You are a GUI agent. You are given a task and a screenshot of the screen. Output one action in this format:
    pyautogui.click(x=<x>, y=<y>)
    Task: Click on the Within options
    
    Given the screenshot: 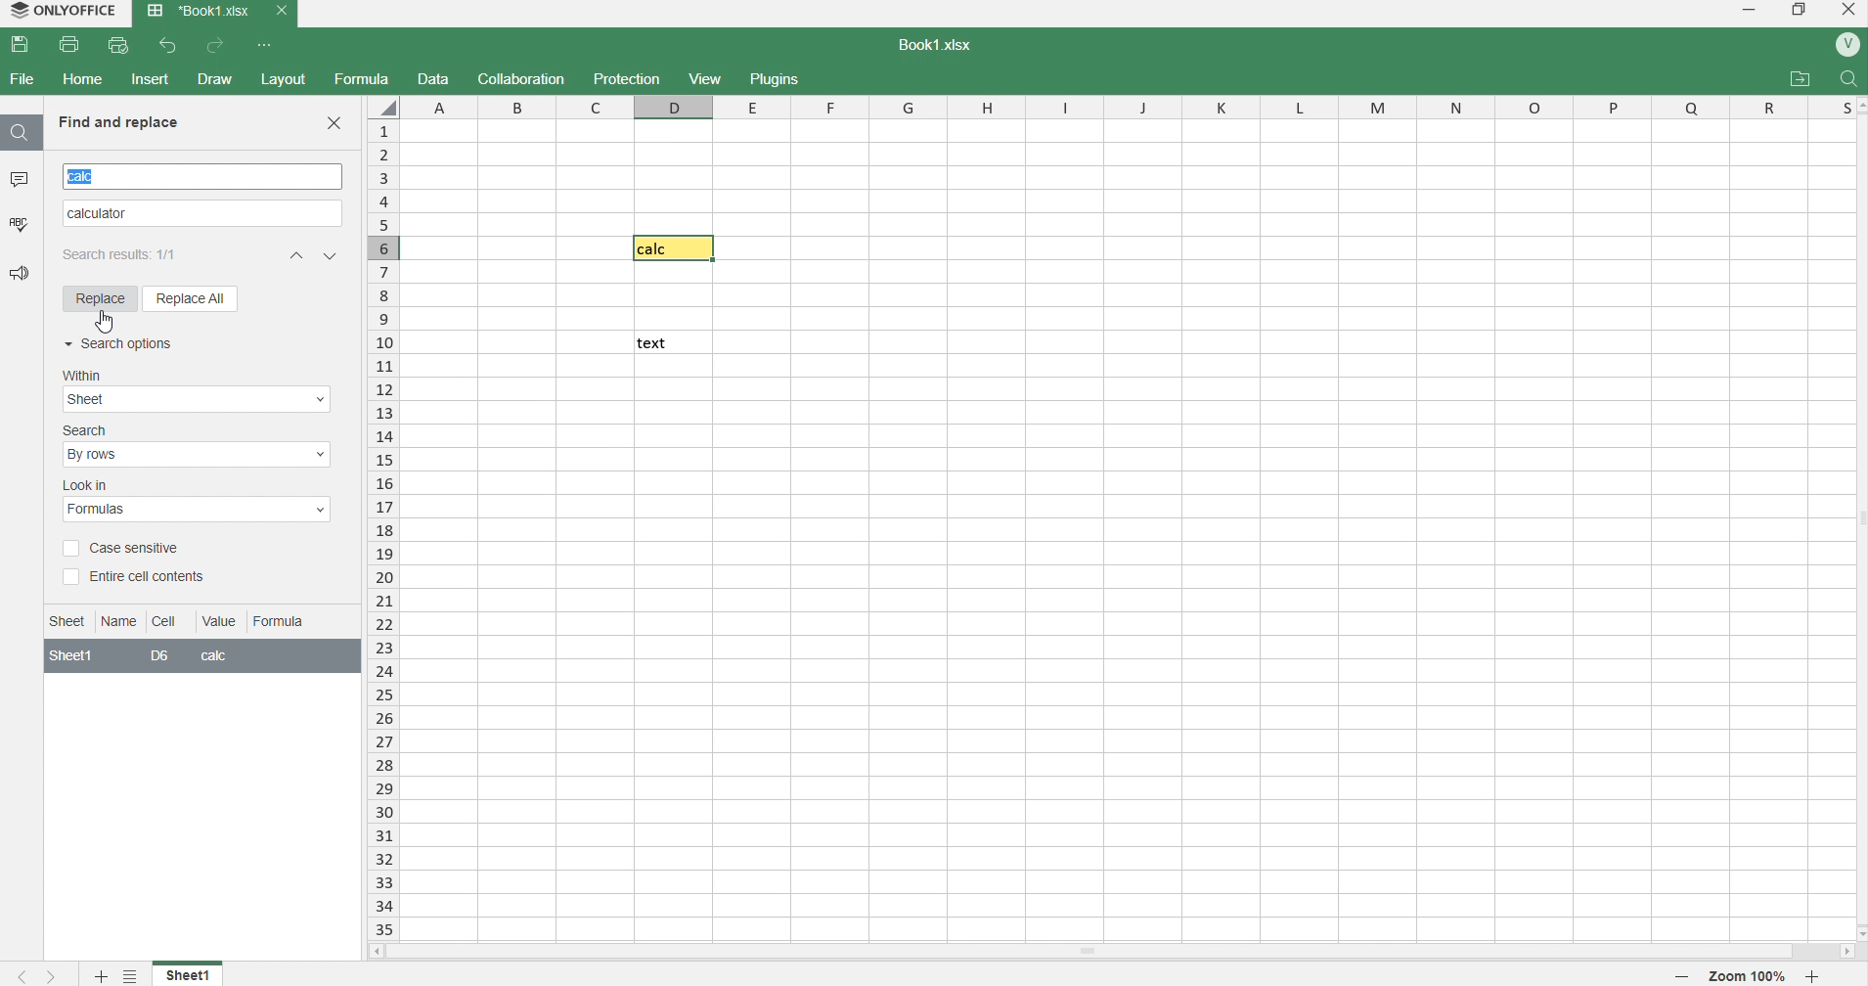 What is the action you would take?
    pyautogui.click(x=197, y=399)
    